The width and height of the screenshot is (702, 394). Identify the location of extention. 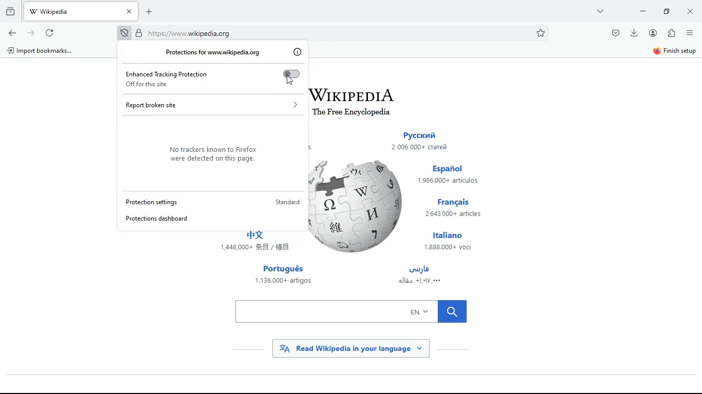
(672, 33).